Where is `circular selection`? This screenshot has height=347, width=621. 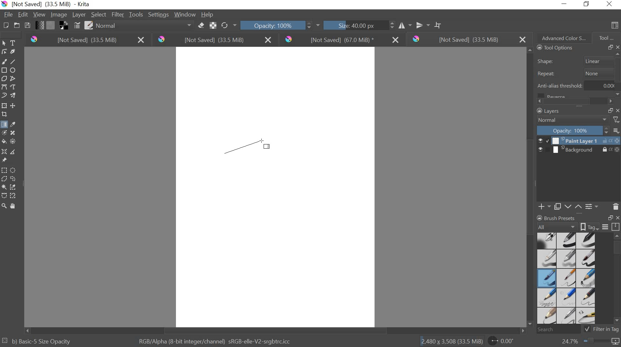 circular selection is located at coordinates (15, 170).